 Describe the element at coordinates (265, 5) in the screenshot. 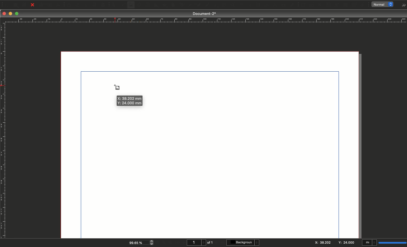

I see `Unlink text frames` at that location.